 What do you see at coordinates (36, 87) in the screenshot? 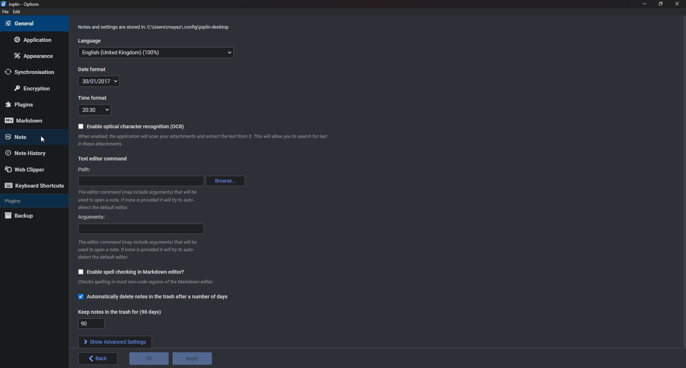
I see `Encryption` at bounding box center [36, 87].